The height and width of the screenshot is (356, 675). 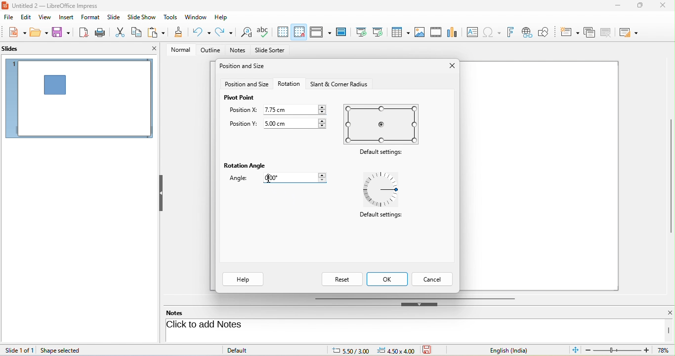 What do you see at coordinates (453, 32) in the screenshot?
I see `chart` at bounding box center [453, 32].